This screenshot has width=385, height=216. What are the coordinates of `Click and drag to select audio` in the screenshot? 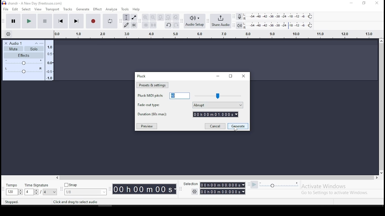 It's located at (75, 202).